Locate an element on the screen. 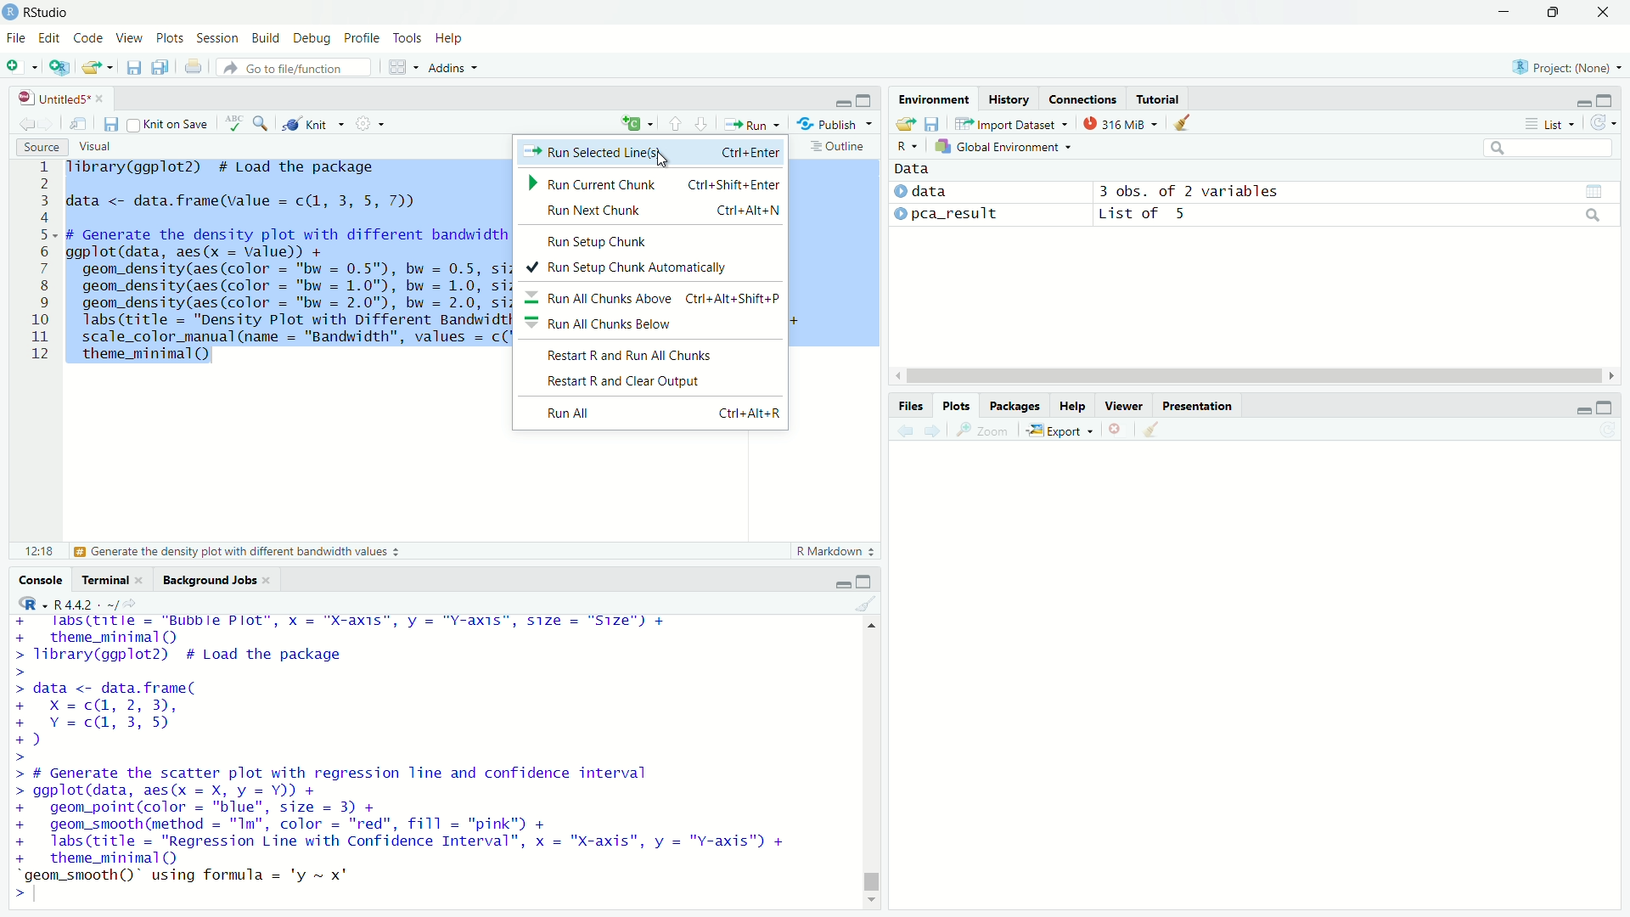  Clear objects from workspace is located at coordinates (1183, 123).